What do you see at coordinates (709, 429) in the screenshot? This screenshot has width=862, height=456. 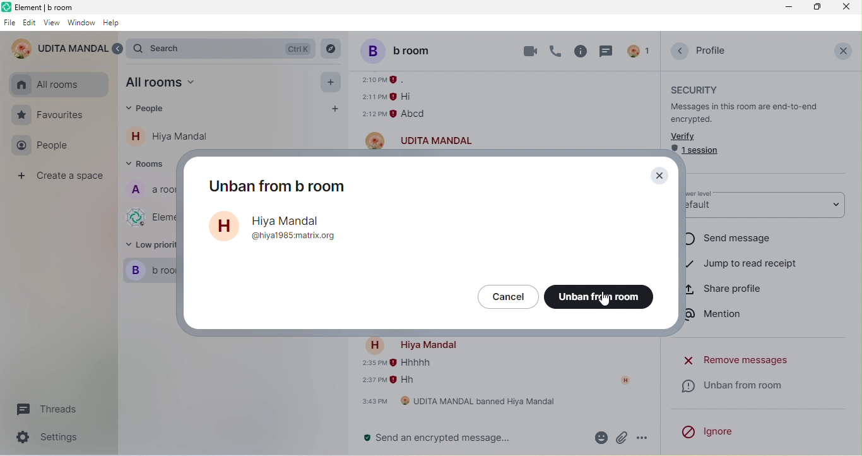 I see `ignore` at bounding box center [709, 429].